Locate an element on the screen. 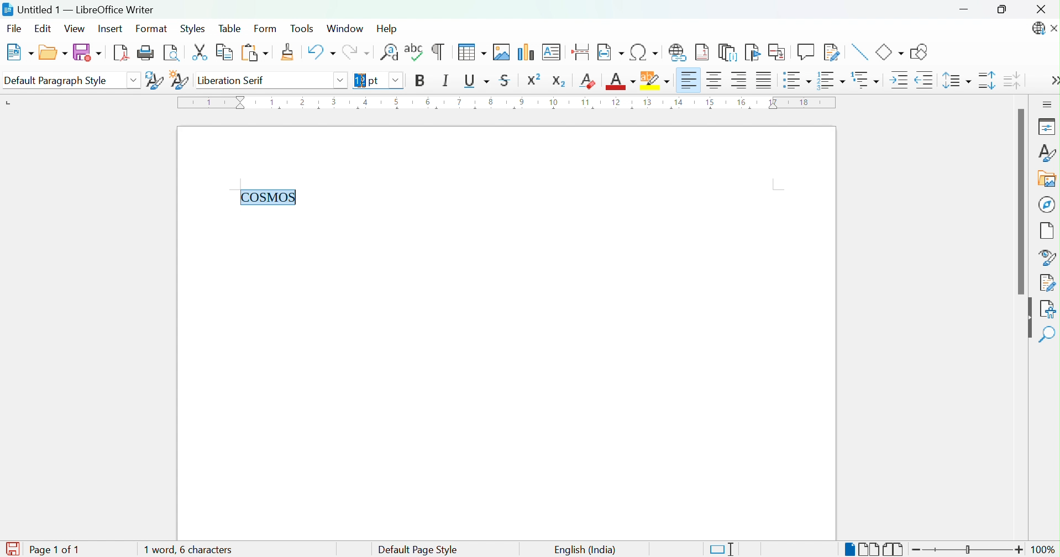 This screenshot has height=557, width=1060. Ibeam Cursor is located at coordinates (363, 80).